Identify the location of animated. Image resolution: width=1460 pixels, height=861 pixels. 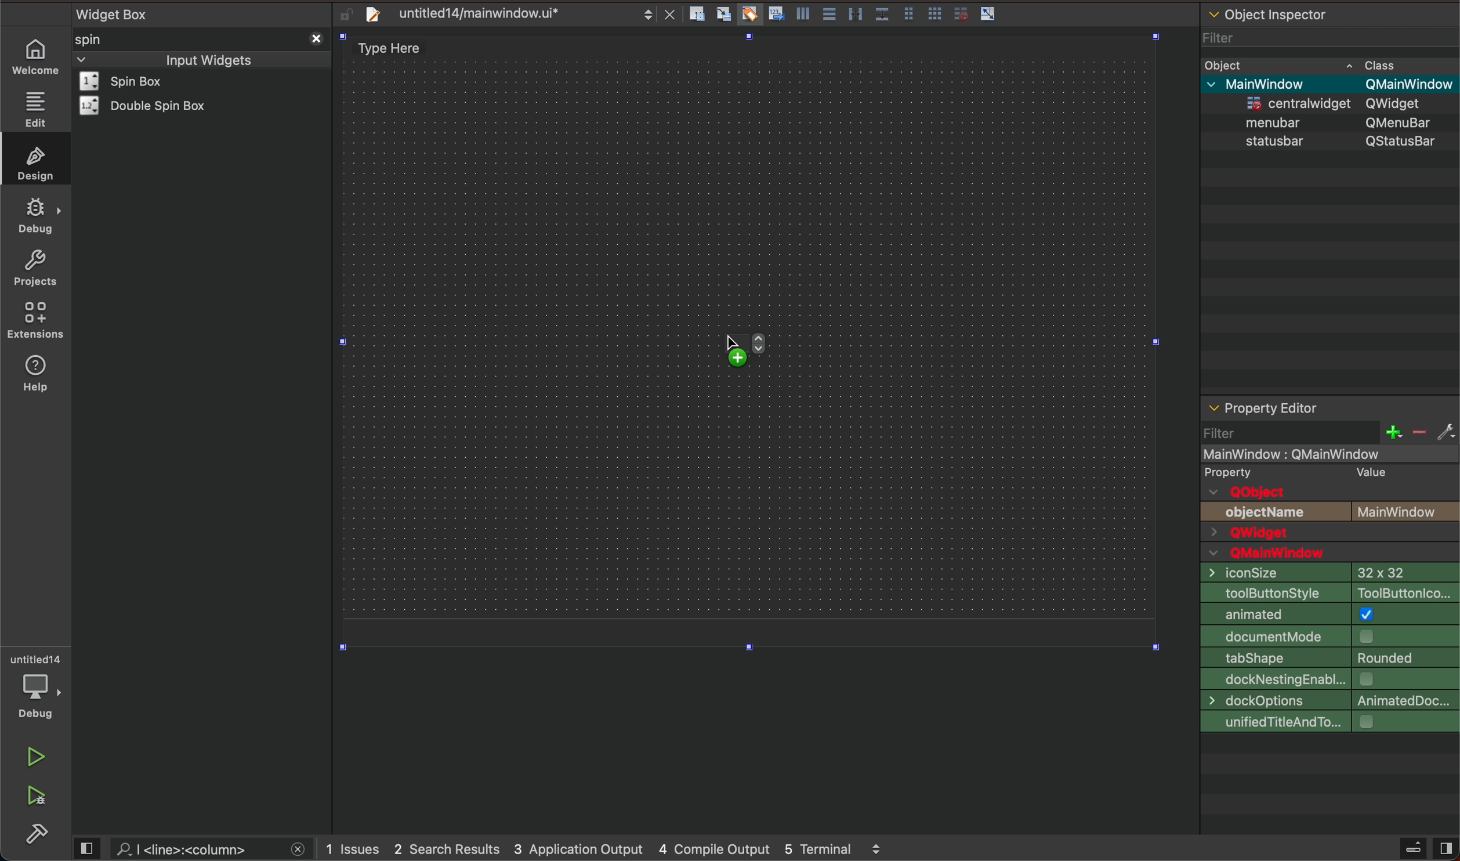
(1330, 614).